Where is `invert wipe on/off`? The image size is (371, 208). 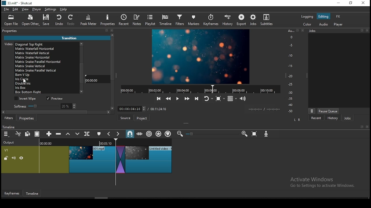
invert wipe on/off is located at coordinates (26, 99).